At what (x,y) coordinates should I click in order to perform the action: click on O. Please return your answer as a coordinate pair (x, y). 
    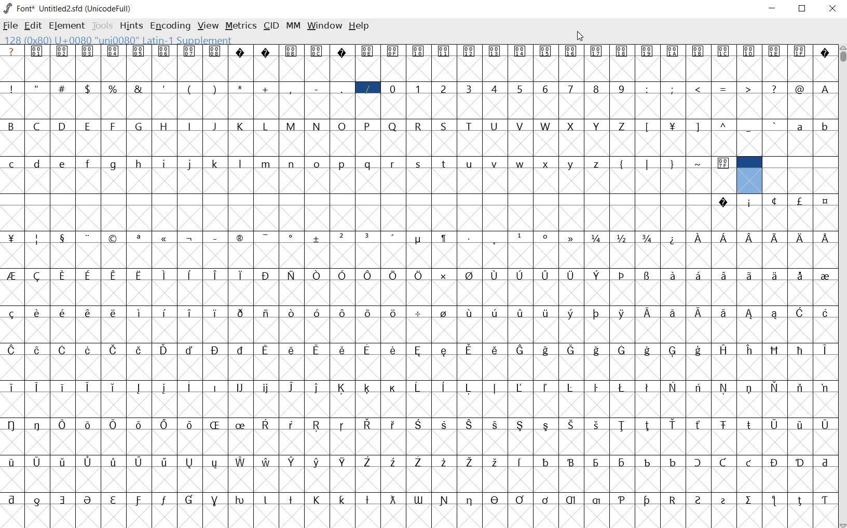
    Looking at the image, I should click on (342, 126).